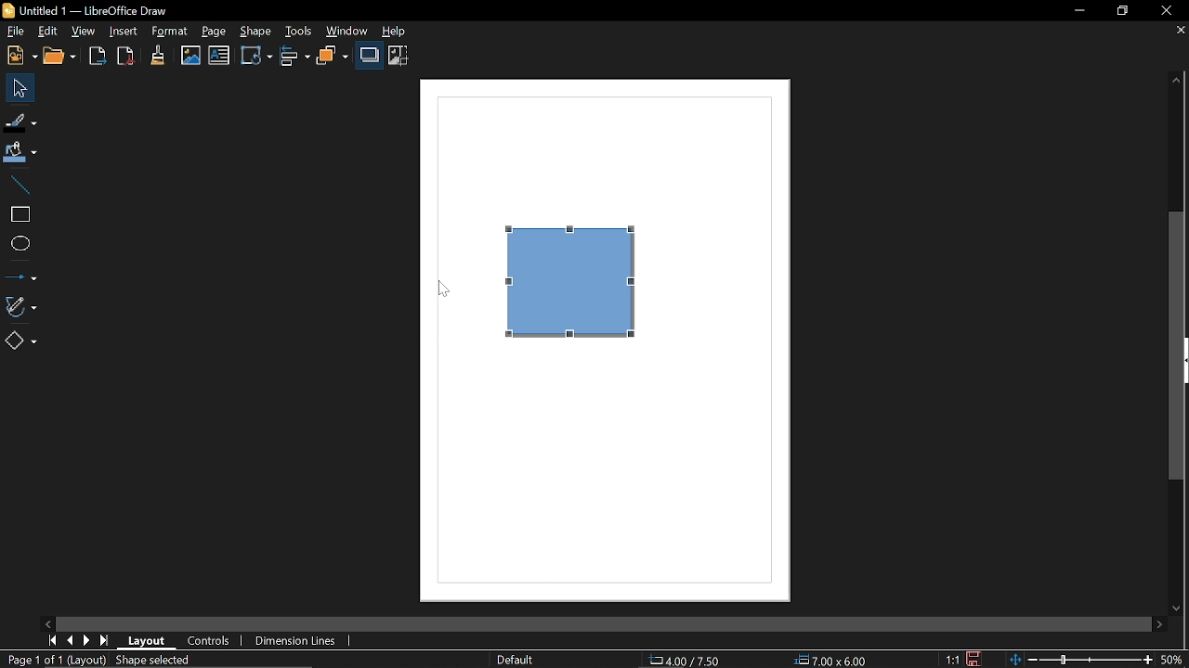 The width and height of the screenshot is (1189, 668). Describe the element at coordinates (444, 289) in the screenshot. I see `cursor` at that location.